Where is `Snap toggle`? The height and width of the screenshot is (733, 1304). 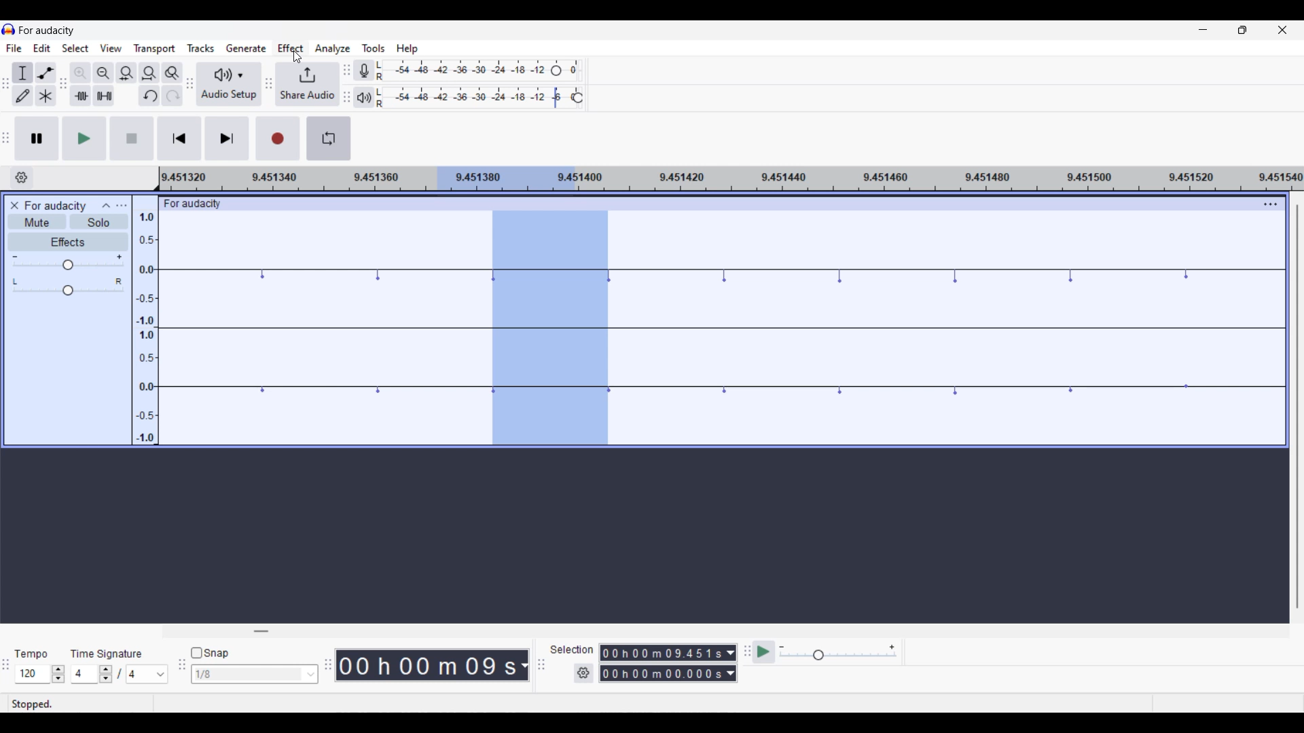 Snap toggle is located at coordinates (210, 652).